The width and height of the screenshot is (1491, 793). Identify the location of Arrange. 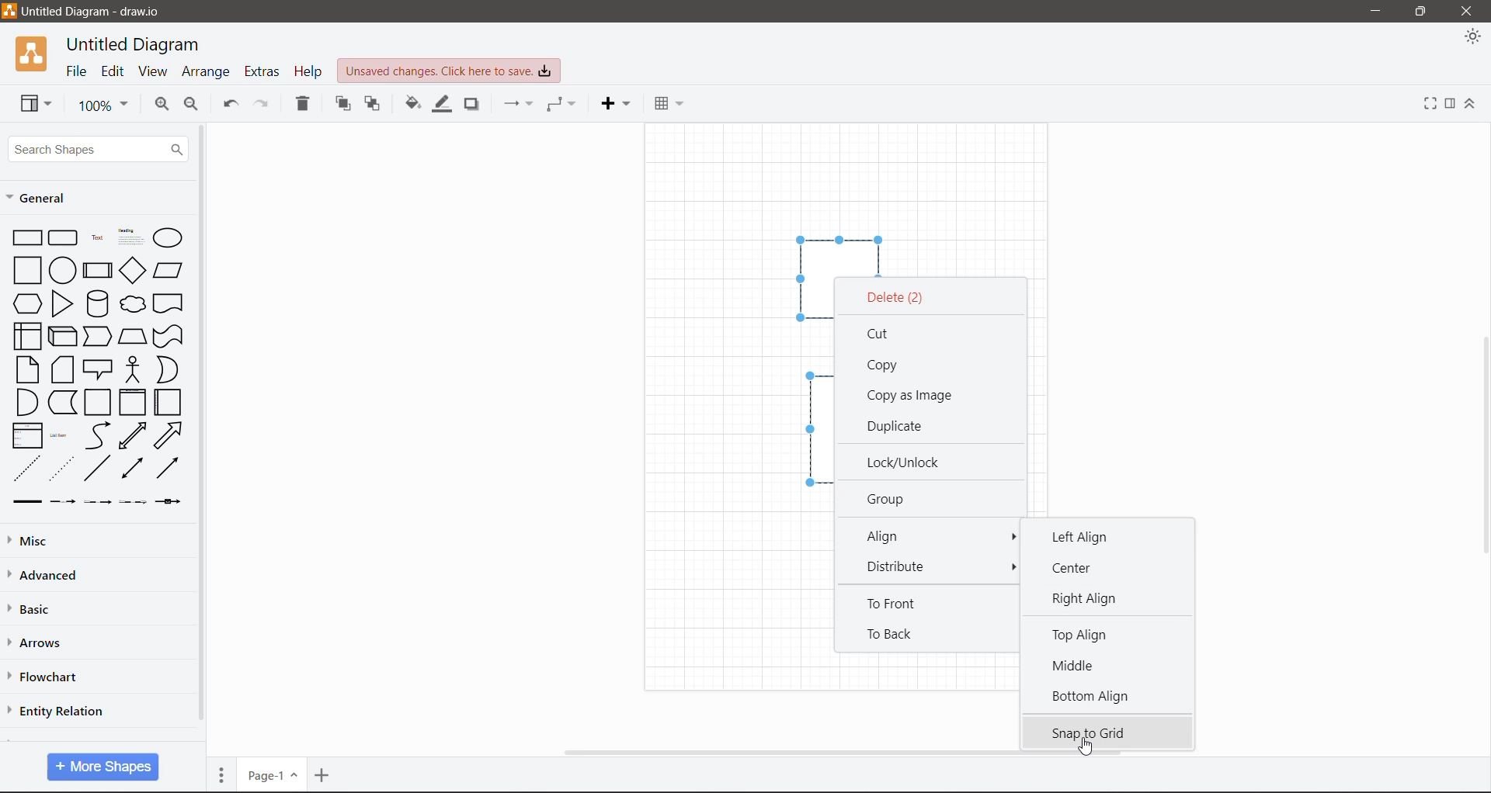
(207, 71).